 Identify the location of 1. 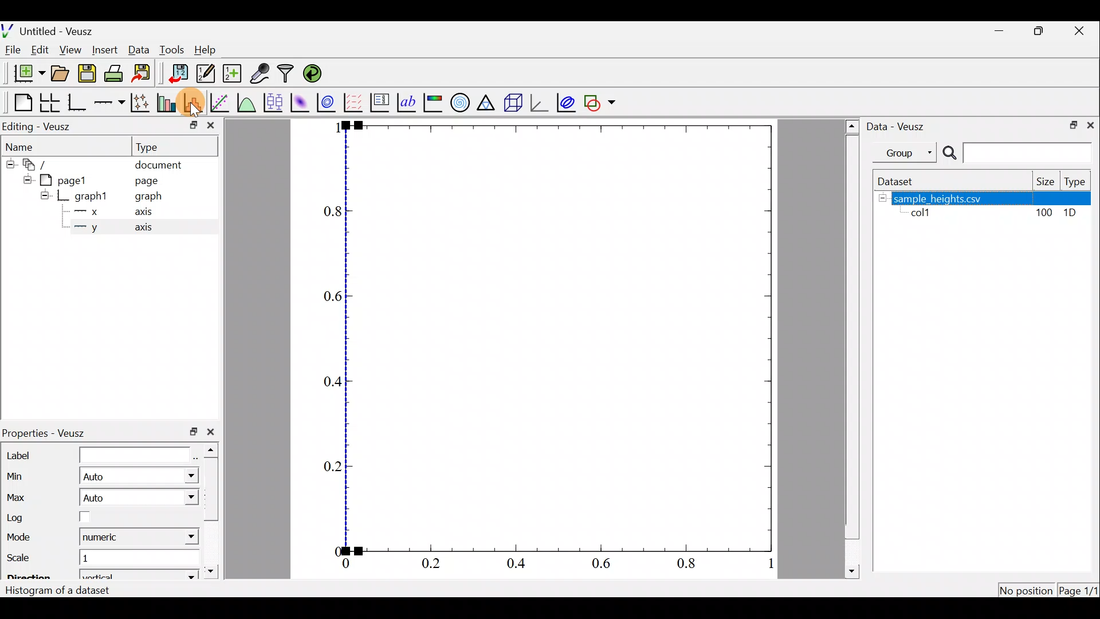
(331, 128).